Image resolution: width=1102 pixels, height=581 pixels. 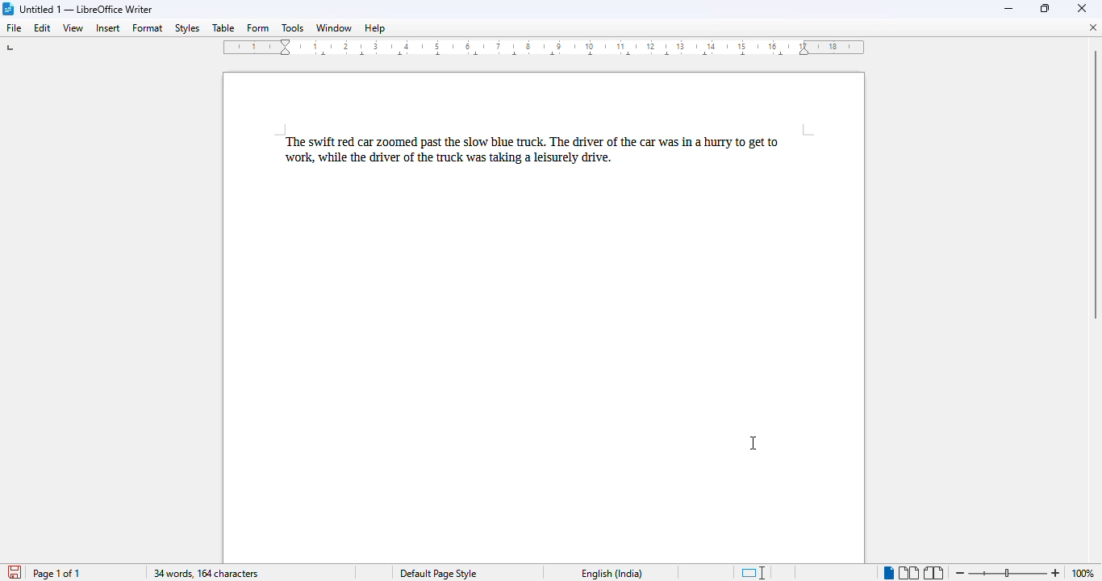 What do you see at coordinates (1056, 572) in the screenshot?
I see `zoom in` at bounding box center [1056, 572].